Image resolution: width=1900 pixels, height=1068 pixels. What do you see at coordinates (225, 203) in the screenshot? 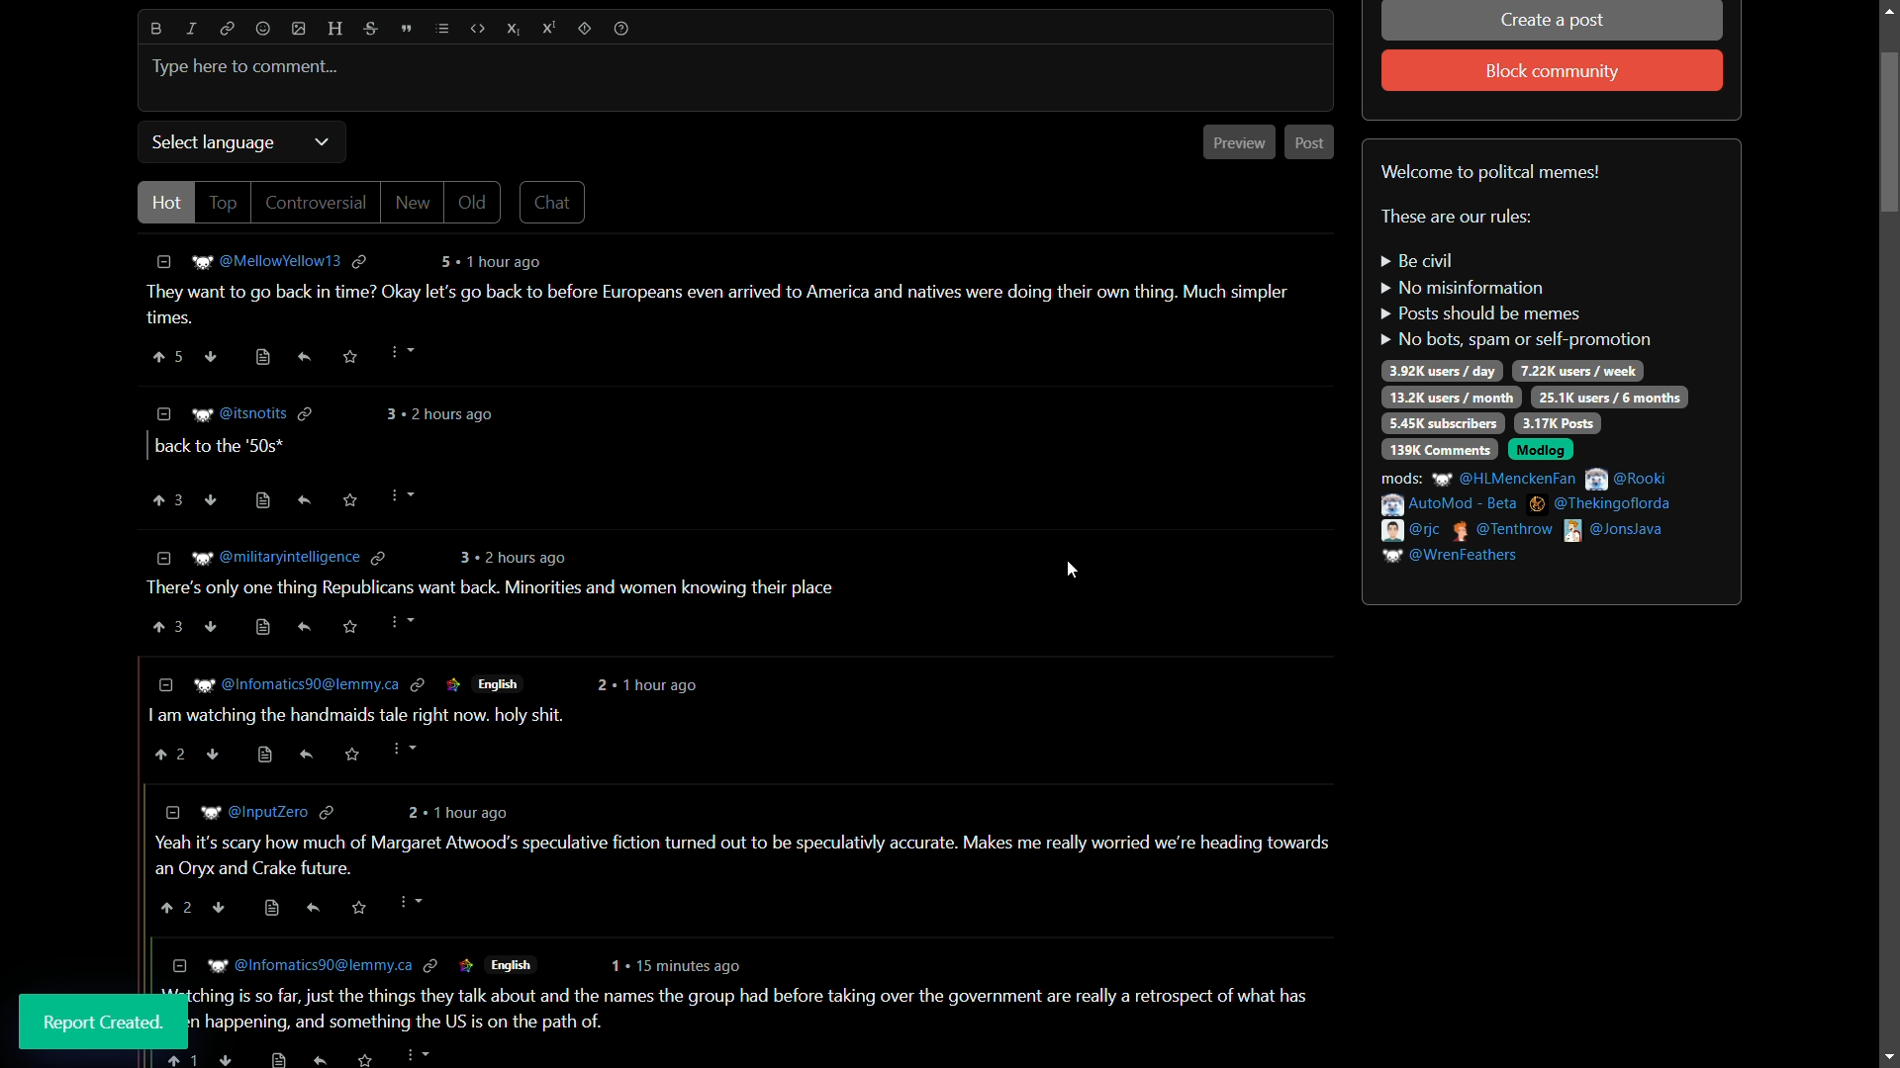
I see `top` at bounding box center [225, 203].